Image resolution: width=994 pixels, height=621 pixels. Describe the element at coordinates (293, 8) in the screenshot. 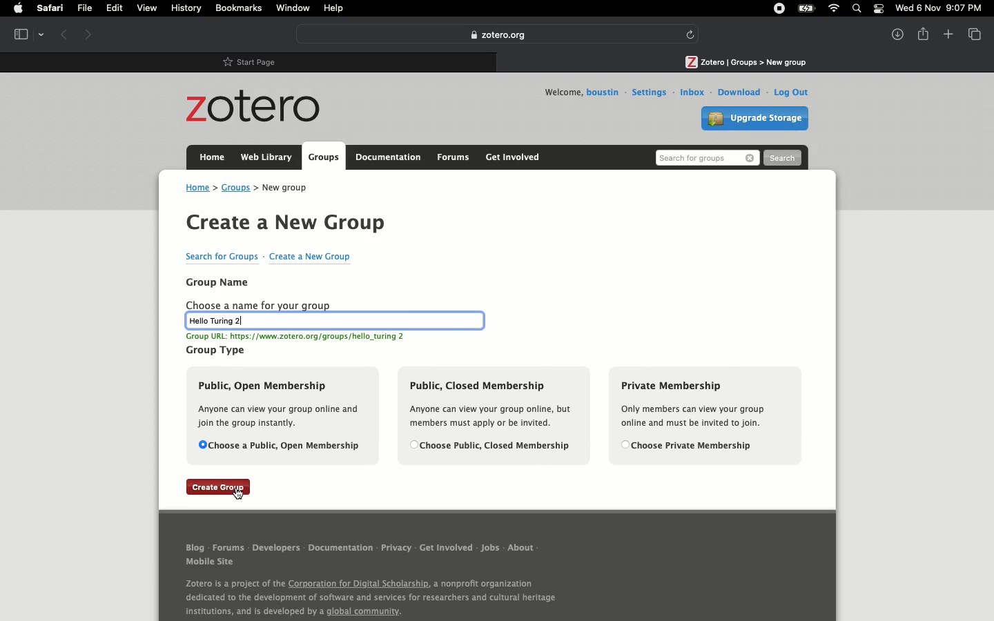

I see `Window` at that location.